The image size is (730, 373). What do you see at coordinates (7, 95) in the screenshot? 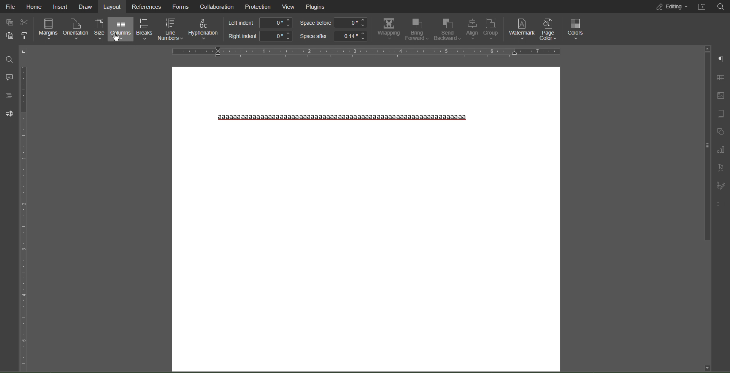
I see `Headings` at bounding box center [7, 95].